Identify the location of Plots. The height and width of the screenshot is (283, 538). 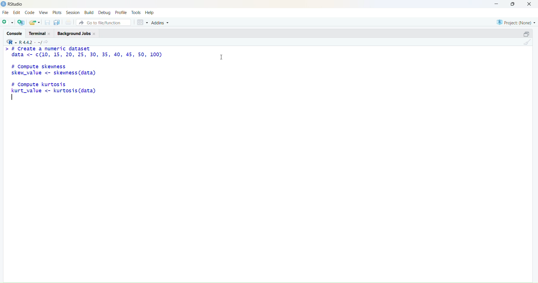
(57, 13).